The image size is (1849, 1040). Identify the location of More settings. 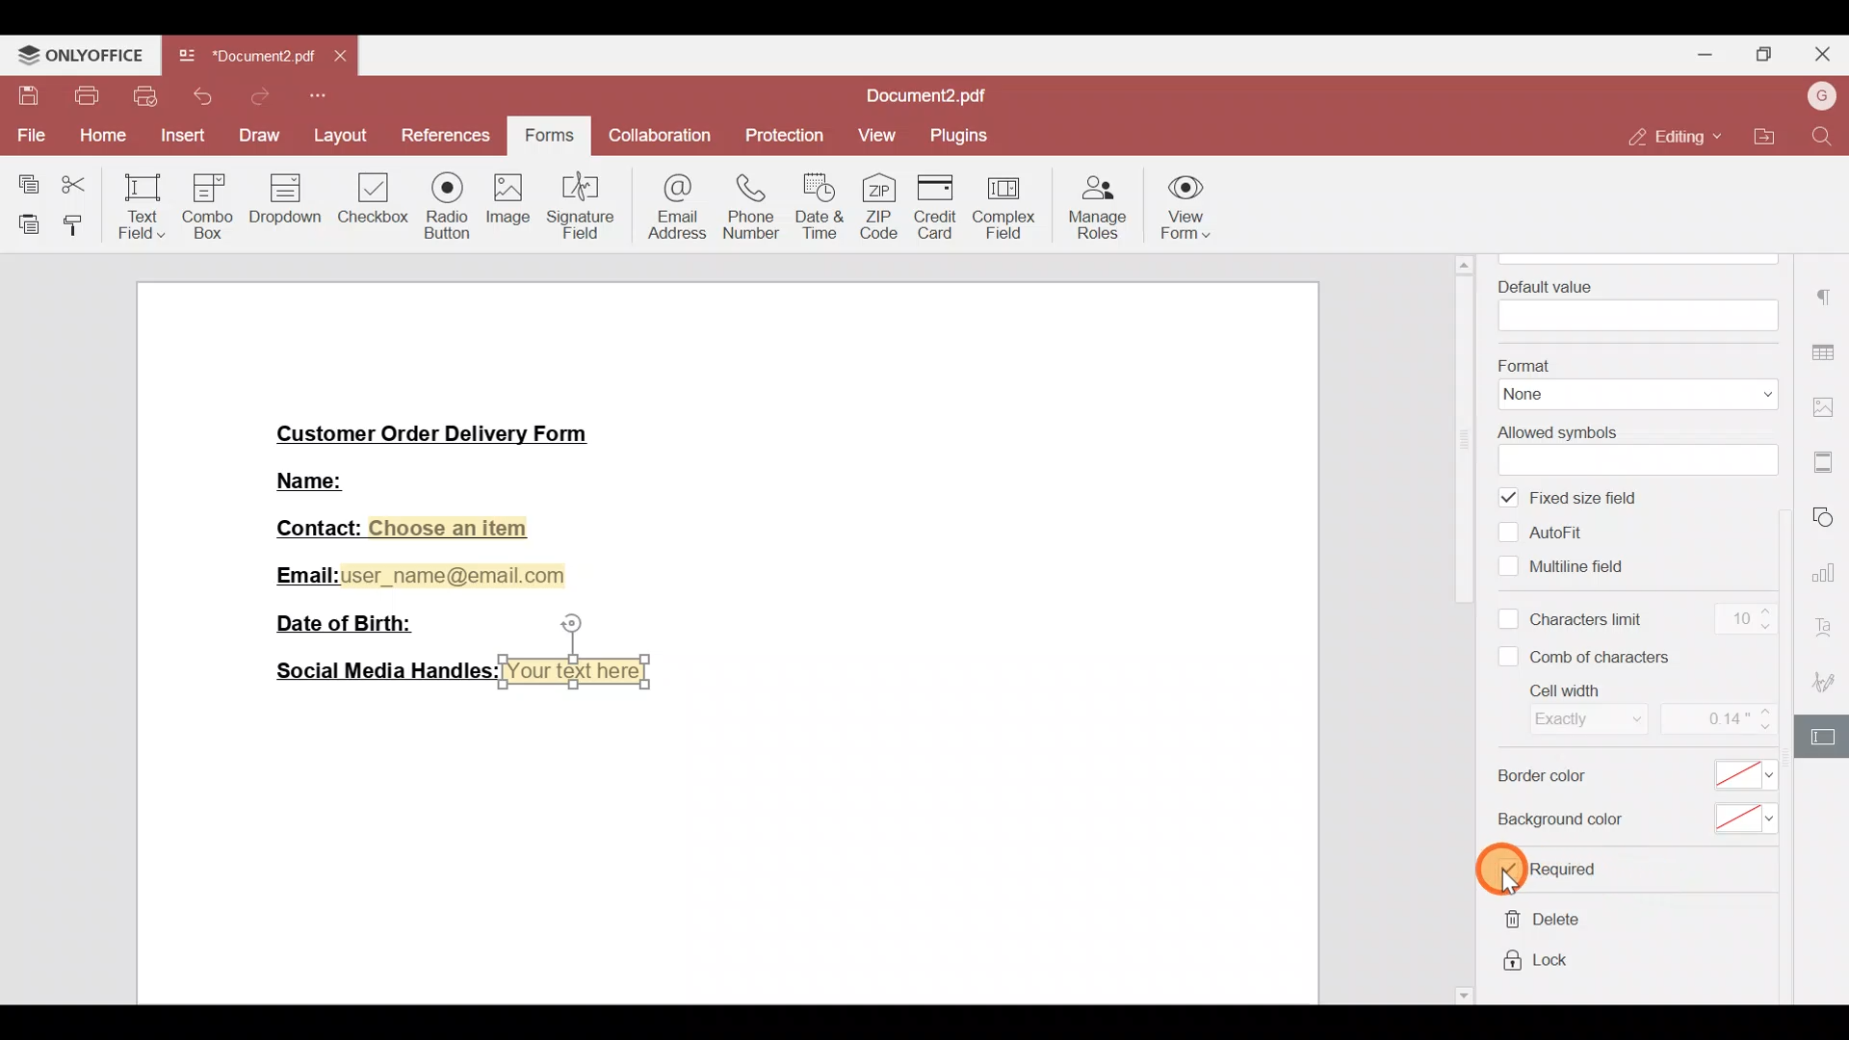
(1826, 455).